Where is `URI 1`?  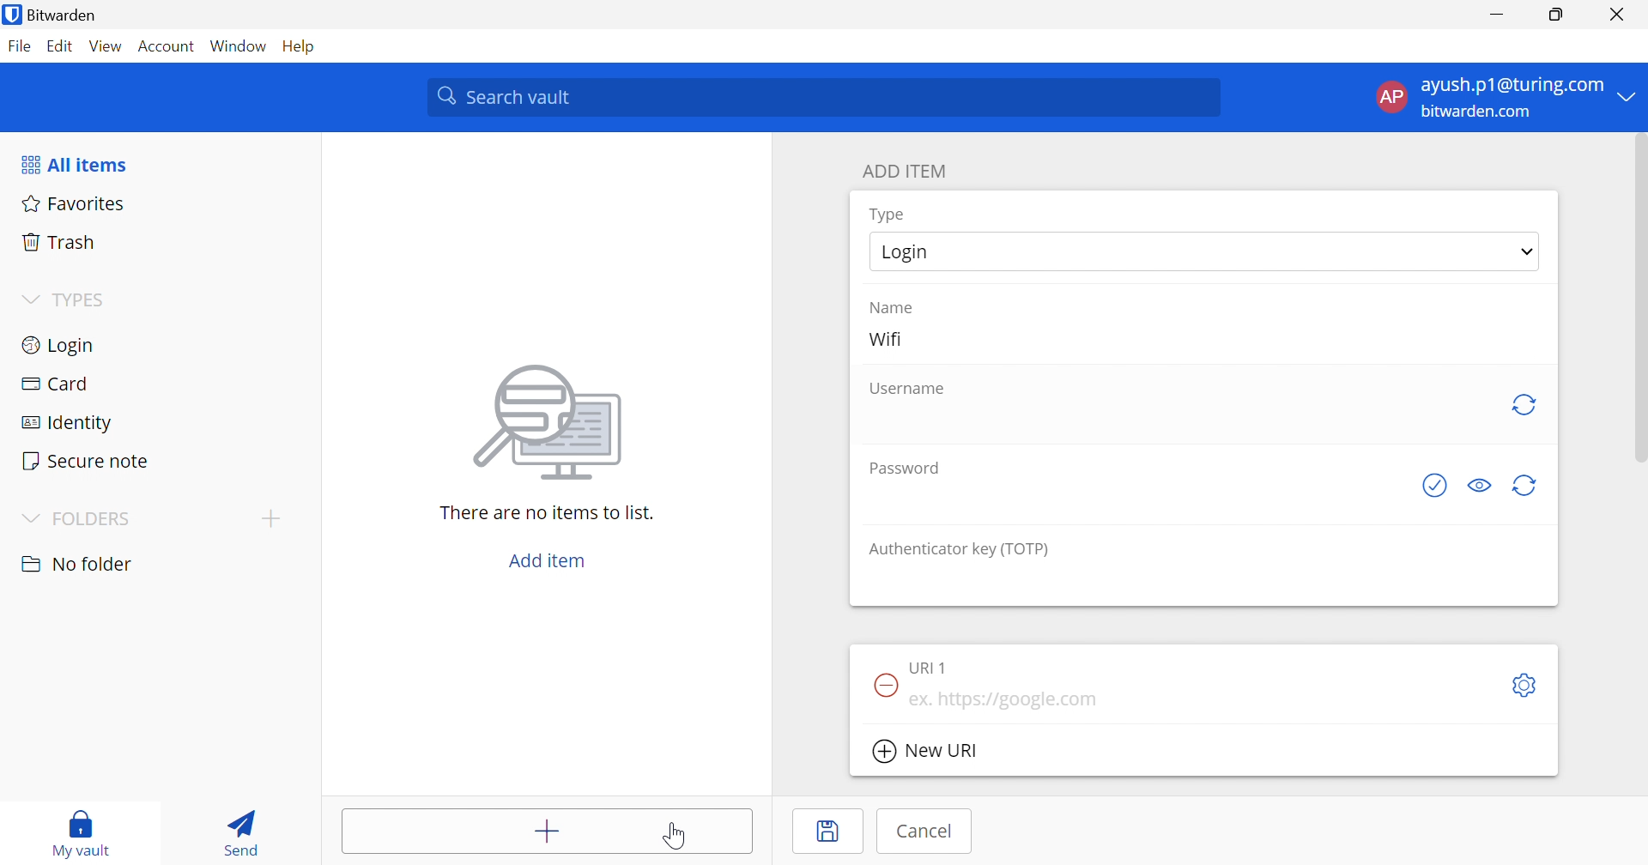
URI 1 is located at coordinates (931, 666).